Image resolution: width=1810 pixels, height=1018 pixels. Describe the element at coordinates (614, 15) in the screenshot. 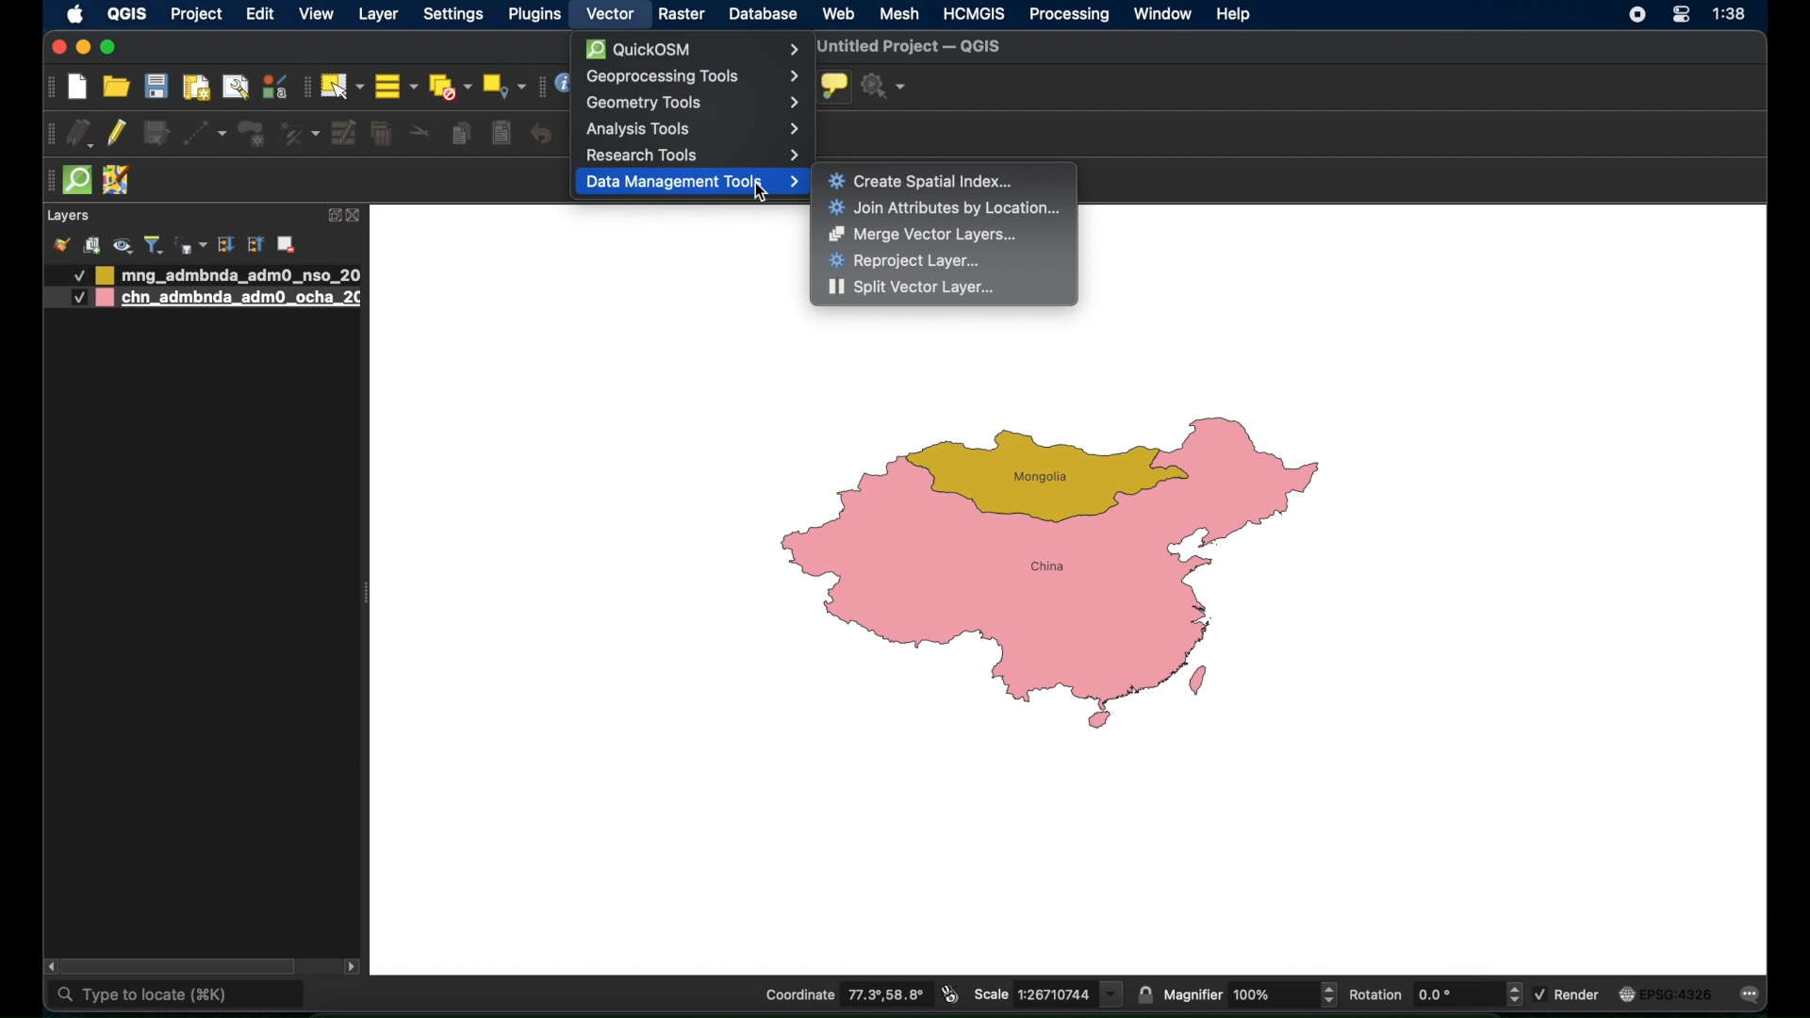

I see `vector` at that location.